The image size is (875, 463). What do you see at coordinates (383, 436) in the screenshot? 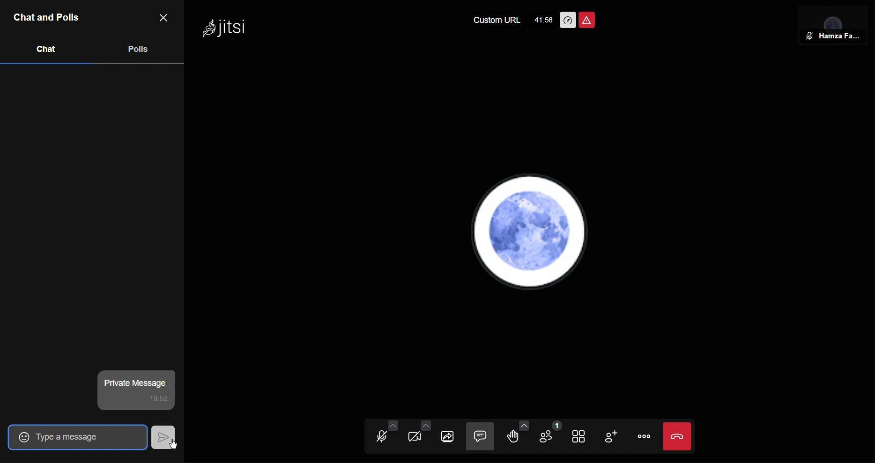
I see `Audio` at bounding box center [383, 436].